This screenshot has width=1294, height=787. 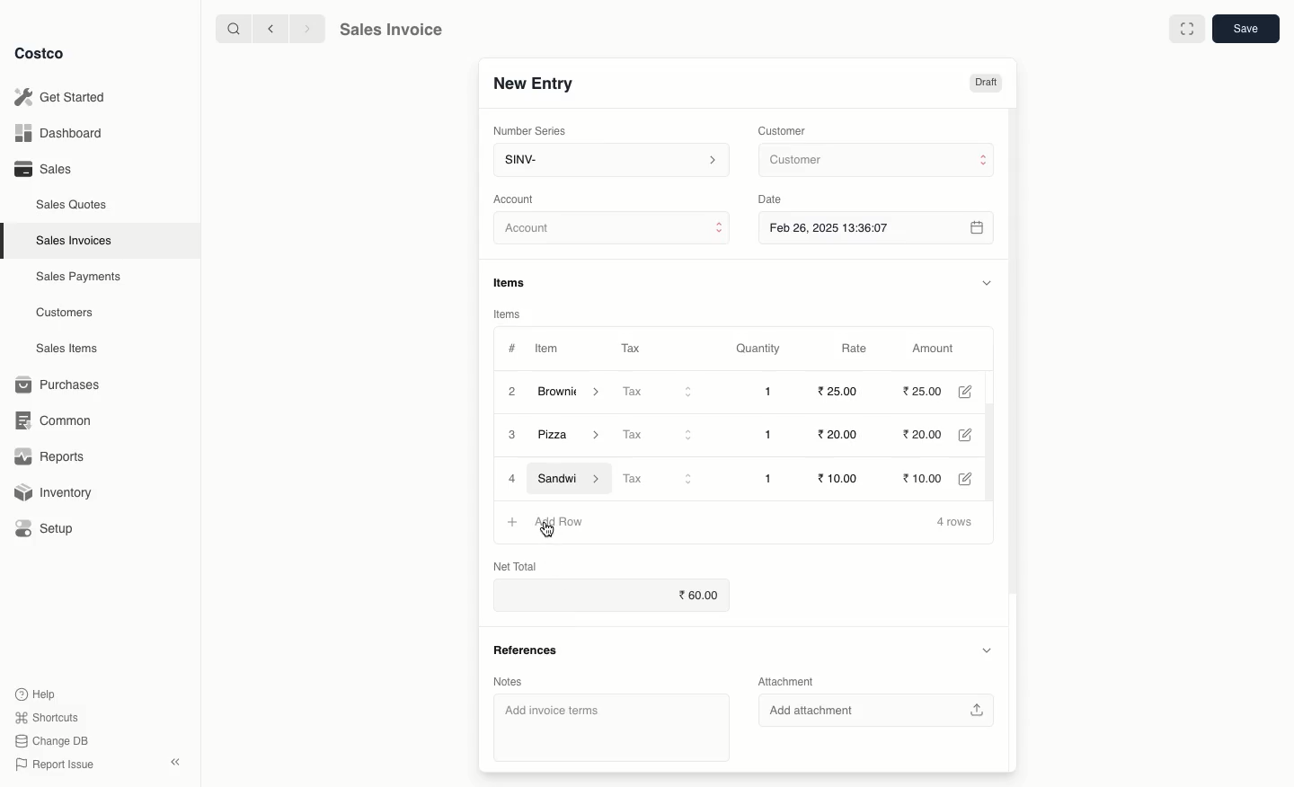 I want to click on Search, so click(x=231, y=28).